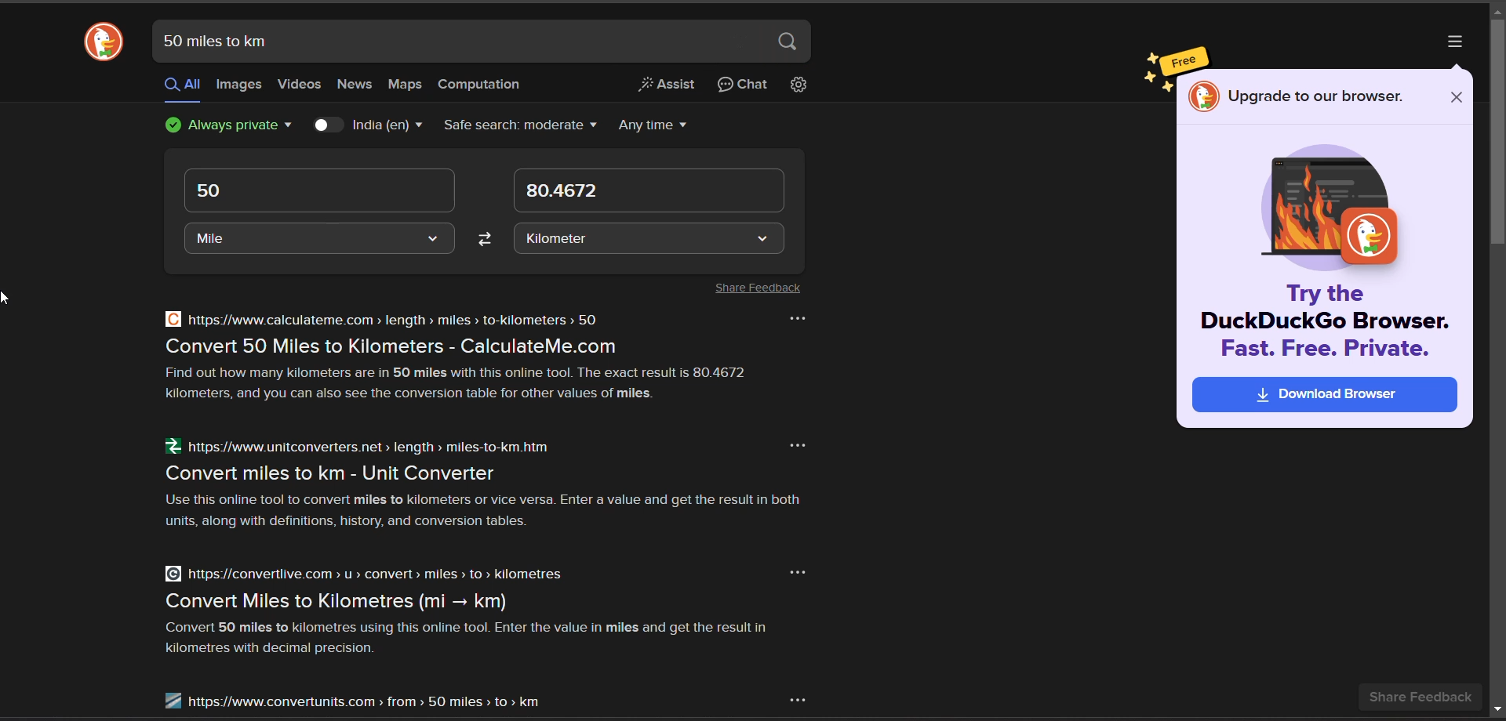 The height and width of the screenshot is (721, 1506). I want to click on chat privately with AI, so click(743, 86).